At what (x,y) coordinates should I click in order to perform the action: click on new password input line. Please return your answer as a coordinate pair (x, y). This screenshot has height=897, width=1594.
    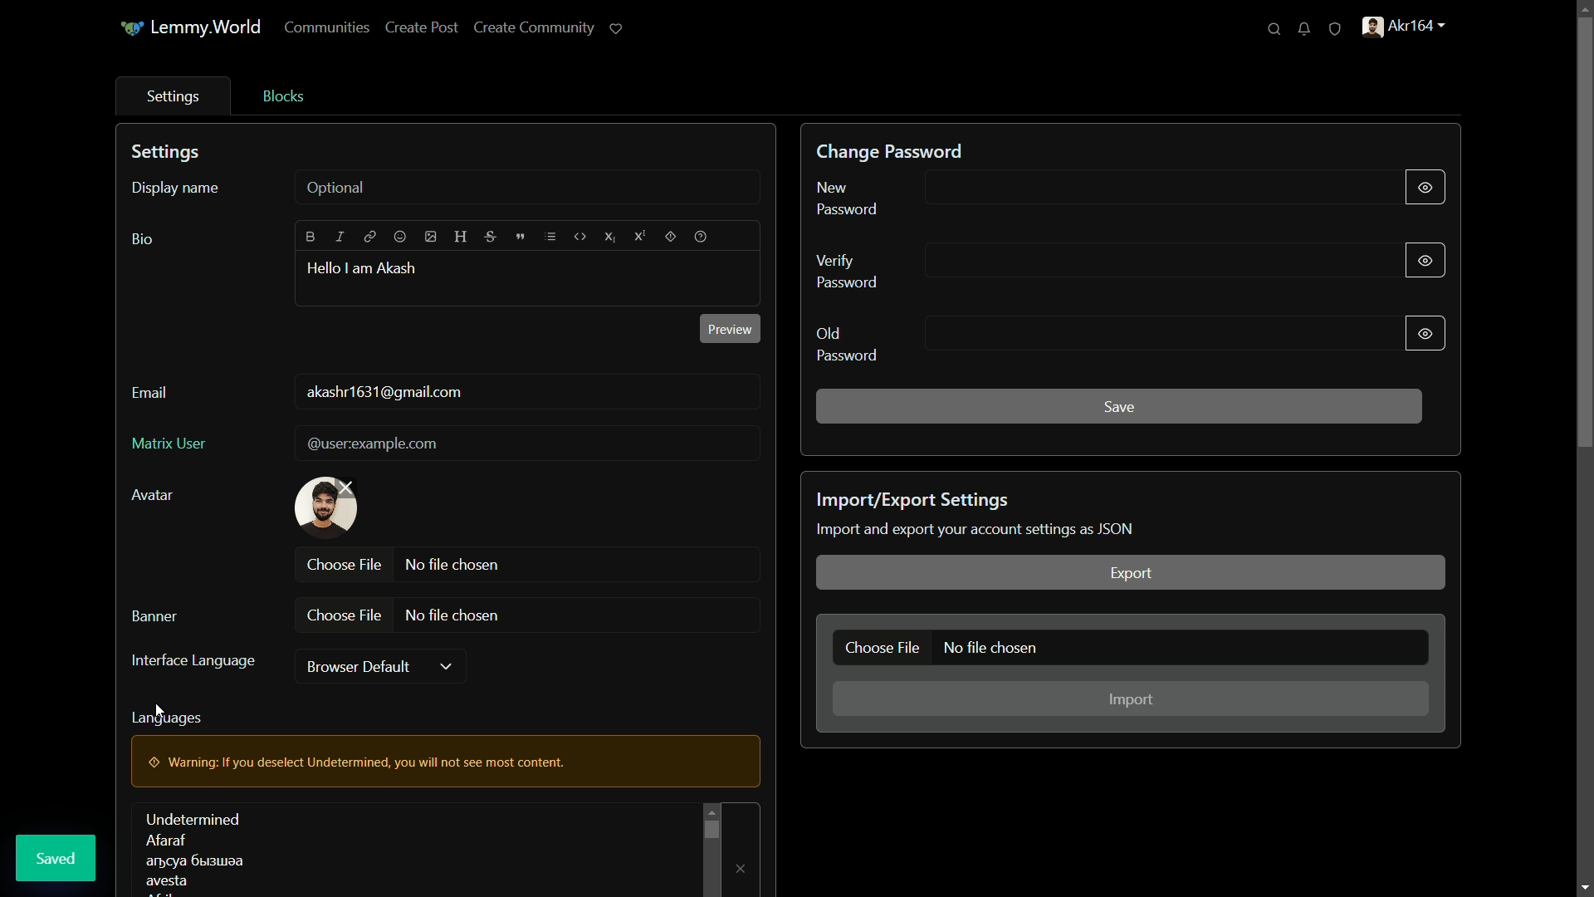
    Looking at the image, I should click on (1156, 189).